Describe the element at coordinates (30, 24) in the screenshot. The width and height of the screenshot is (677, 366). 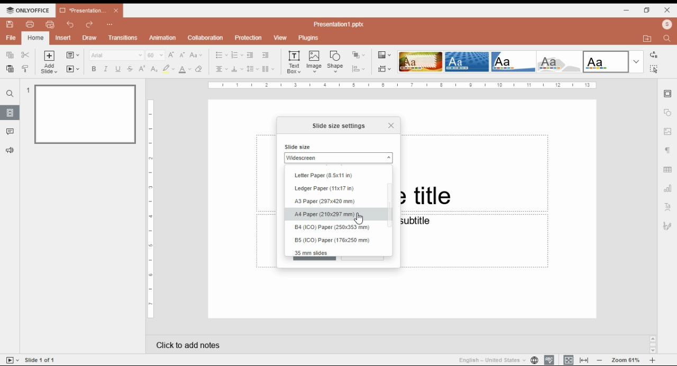
I see `print file` at that location.